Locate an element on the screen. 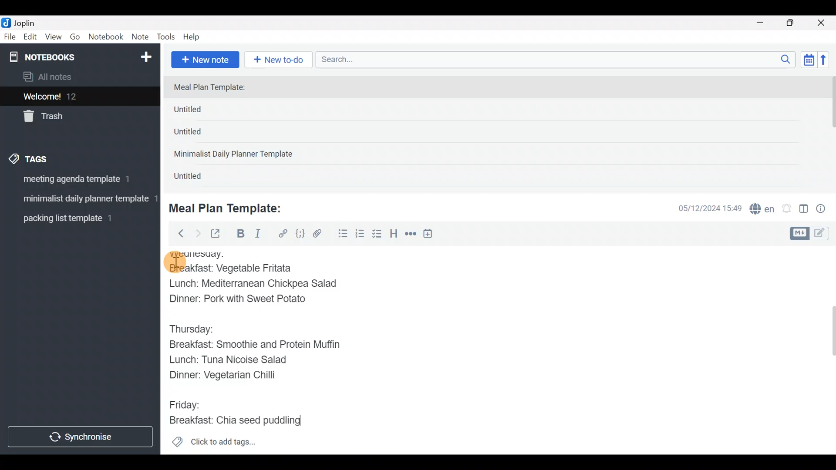 The width and height of the screenshot is (836, 470). Untitled is located at coordinates (199, 134).